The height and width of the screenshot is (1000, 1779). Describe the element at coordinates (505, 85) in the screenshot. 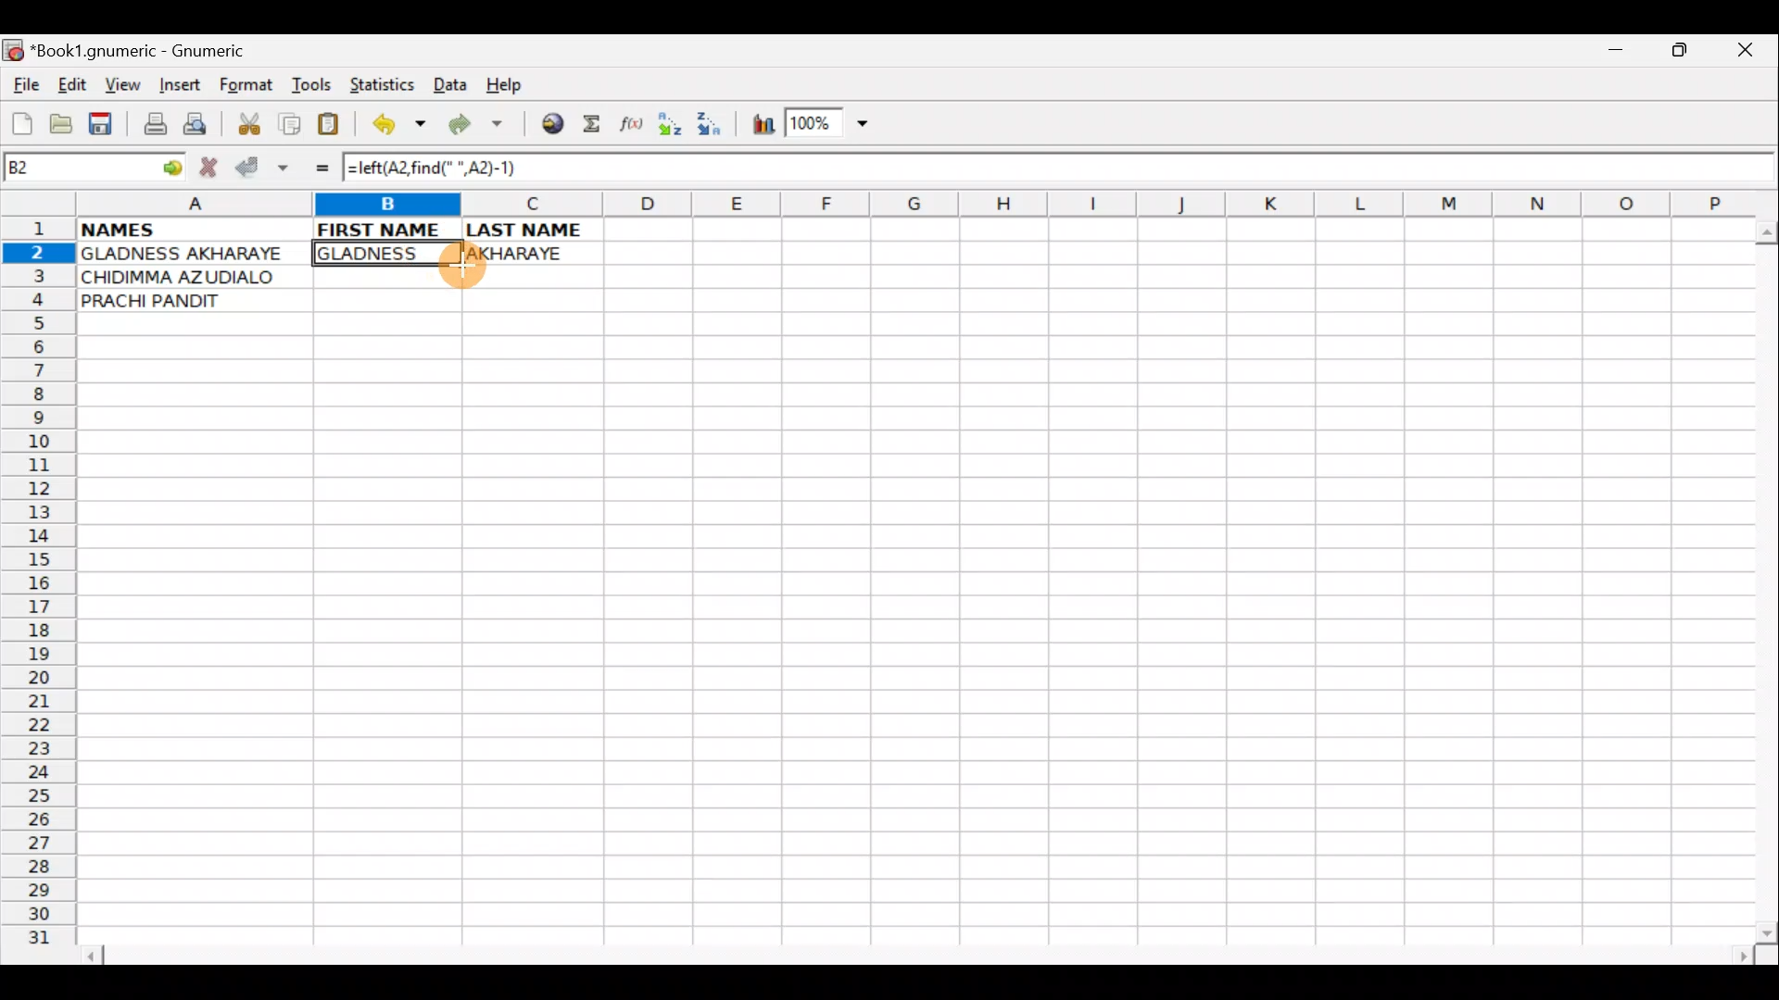

I see `Help` at that location.